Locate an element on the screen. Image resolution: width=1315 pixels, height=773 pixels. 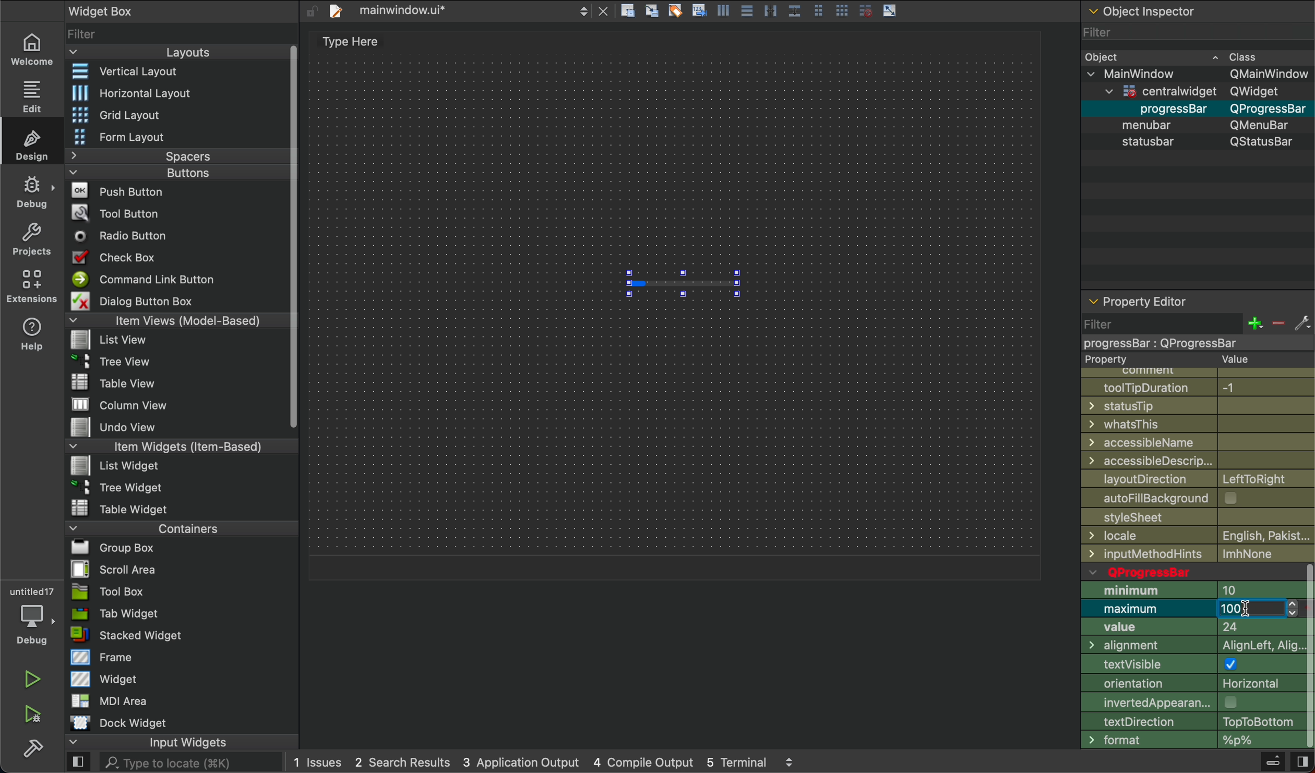
value is located at coordinates (1191, 629).